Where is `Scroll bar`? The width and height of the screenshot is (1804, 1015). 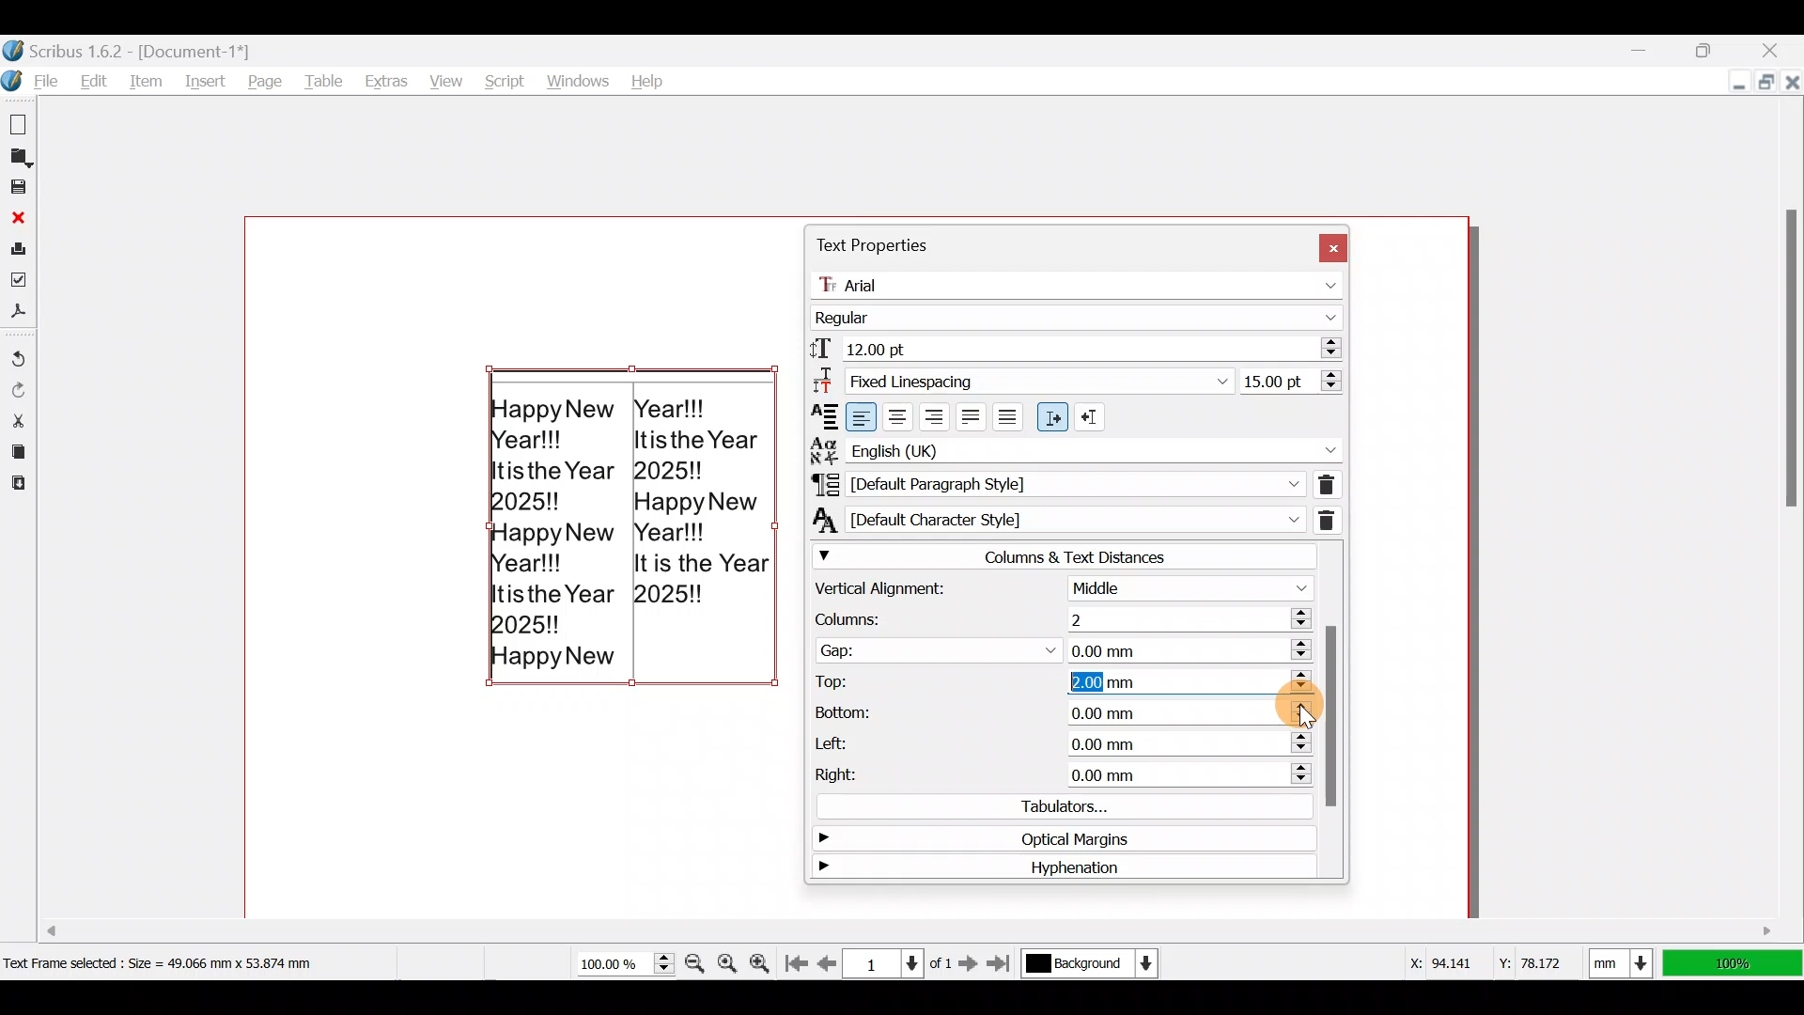 Scroll bar is located at coordinates (1793, 519).